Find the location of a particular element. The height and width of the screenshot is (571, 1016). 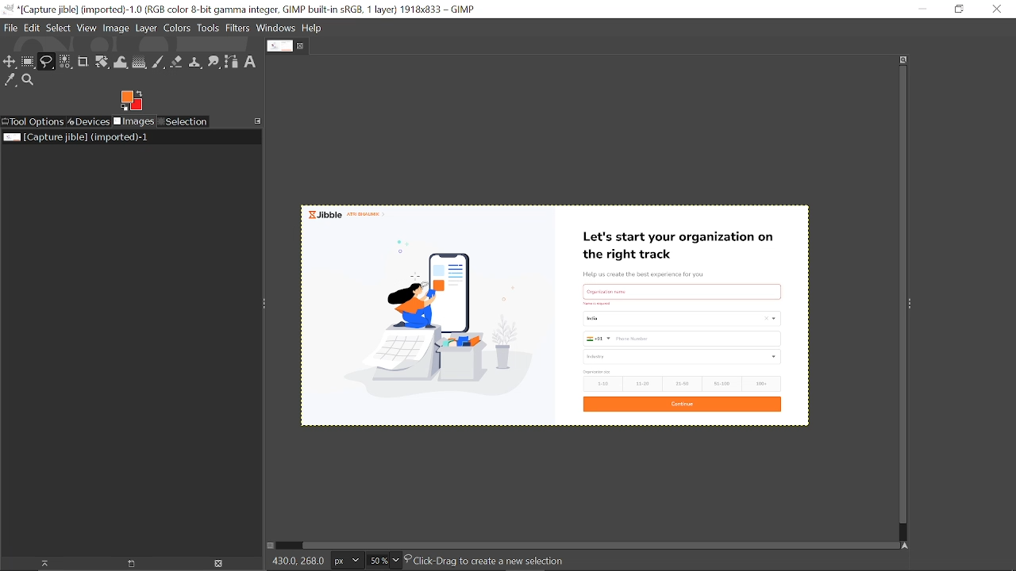

Text tool is located at coordinates (251, 62).